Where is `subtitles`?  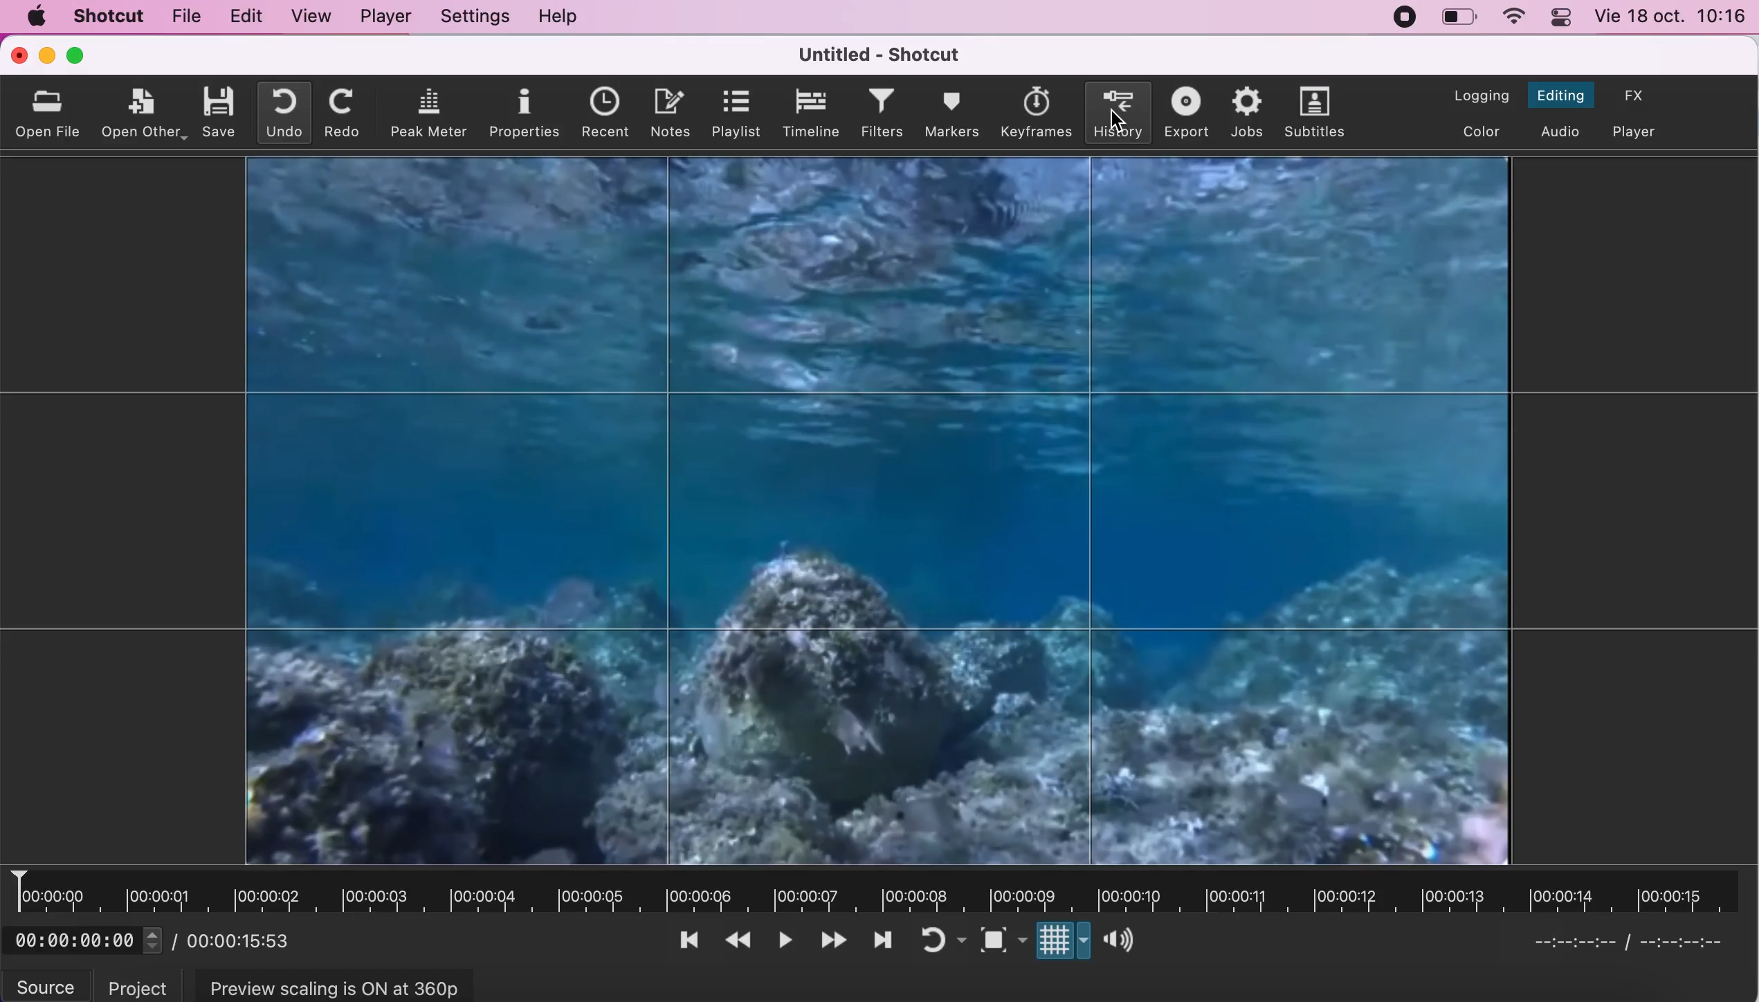
subtitles is located at coordinates (1314, 113).